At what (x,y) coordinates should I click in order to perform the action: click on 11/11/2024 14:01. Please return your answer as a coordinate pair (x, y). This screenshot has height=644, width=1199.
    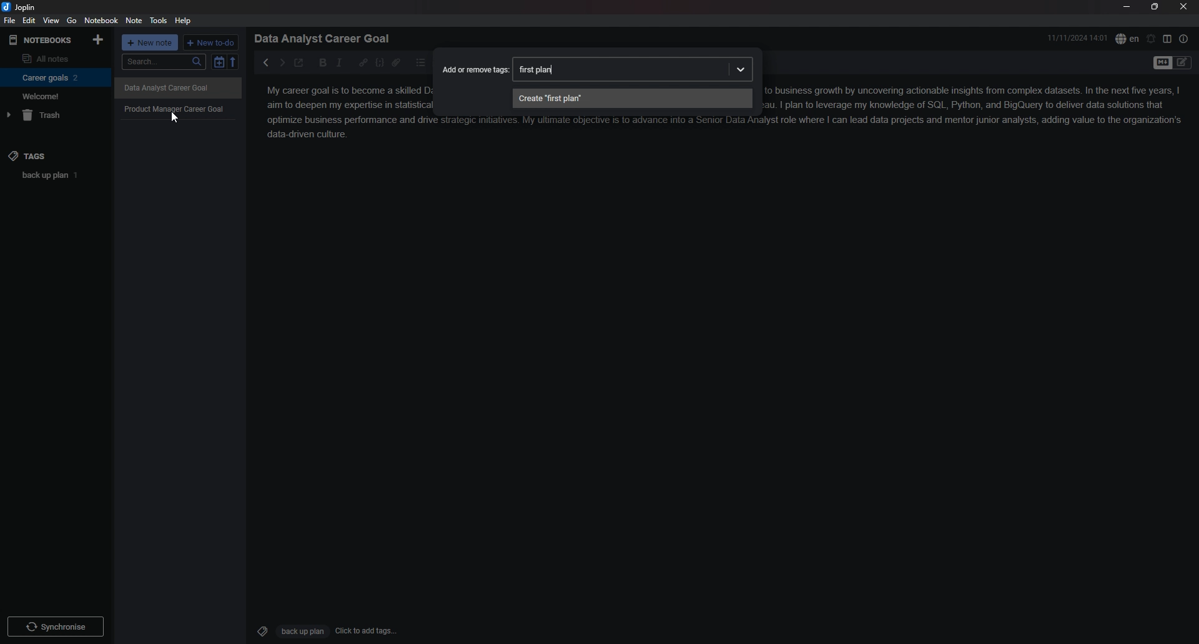
    Looking at the image, I should click on (1078, 37).